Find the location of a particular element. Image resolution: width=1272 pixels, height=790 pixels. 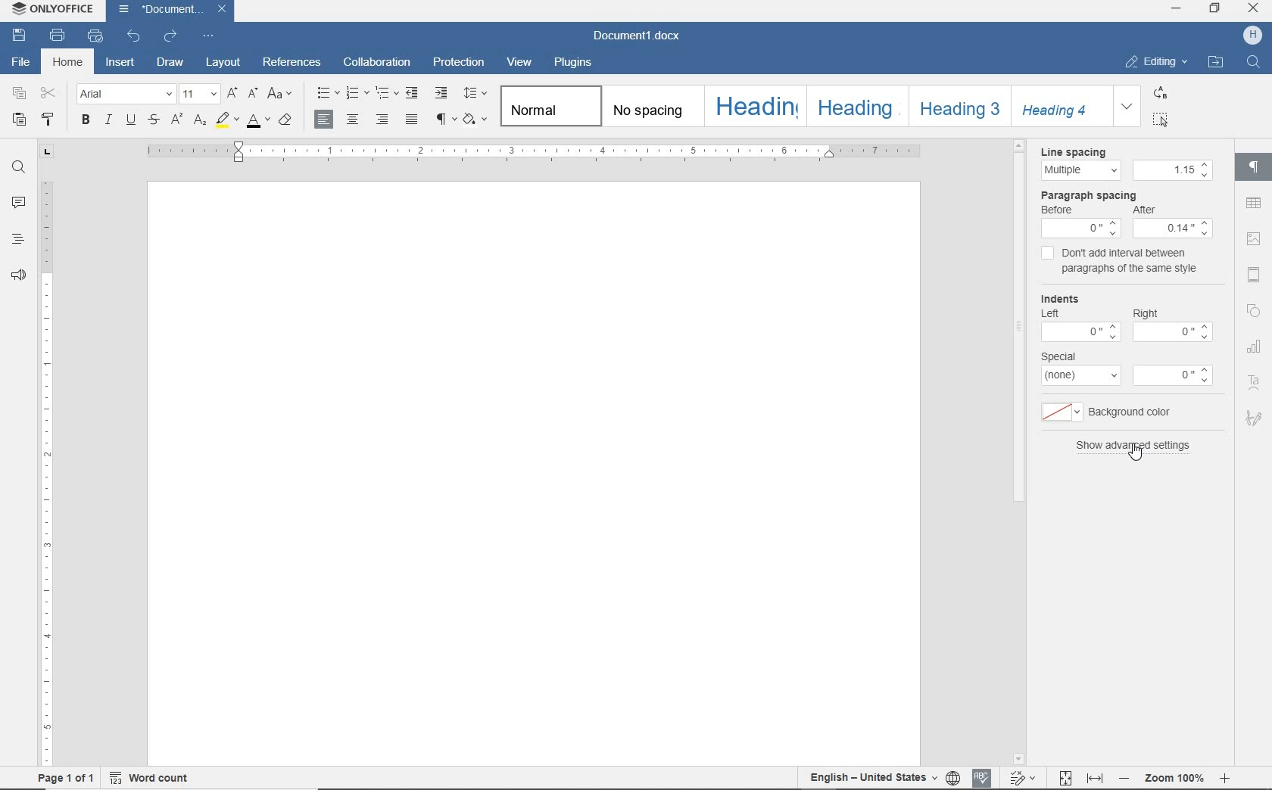

justified is located at coordinates (411, 120).